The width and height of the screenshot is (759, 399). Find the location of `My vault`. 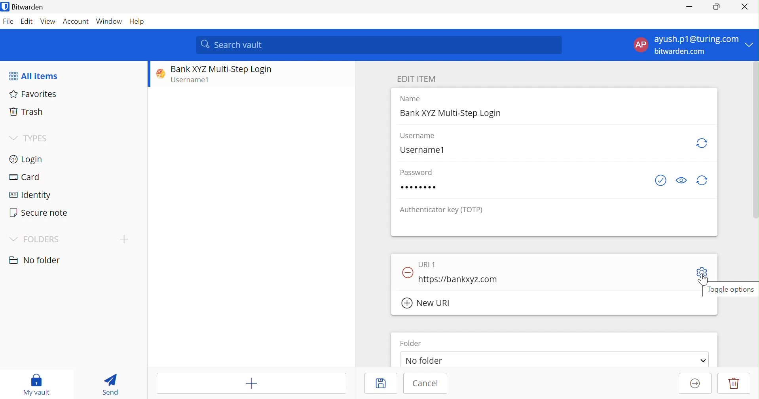

My vault is located at coordinates (36, 384).